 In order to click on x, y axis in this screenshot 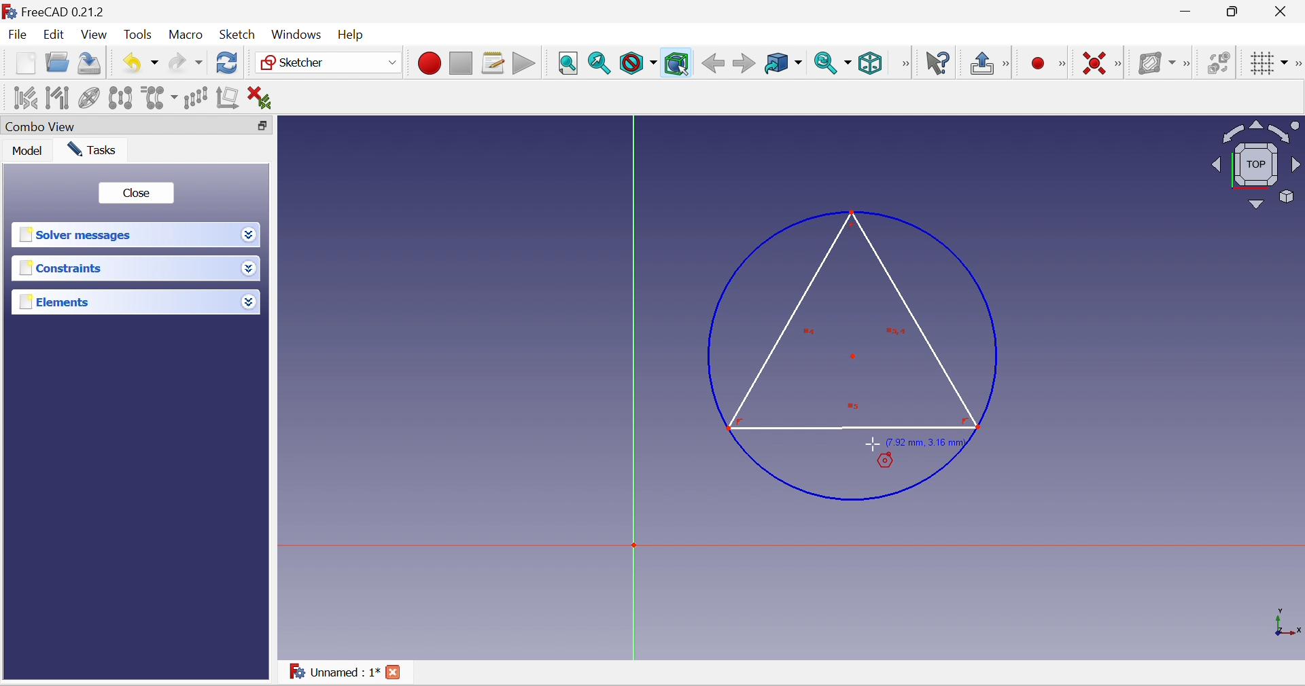, I will do `click(1285, 621)`.